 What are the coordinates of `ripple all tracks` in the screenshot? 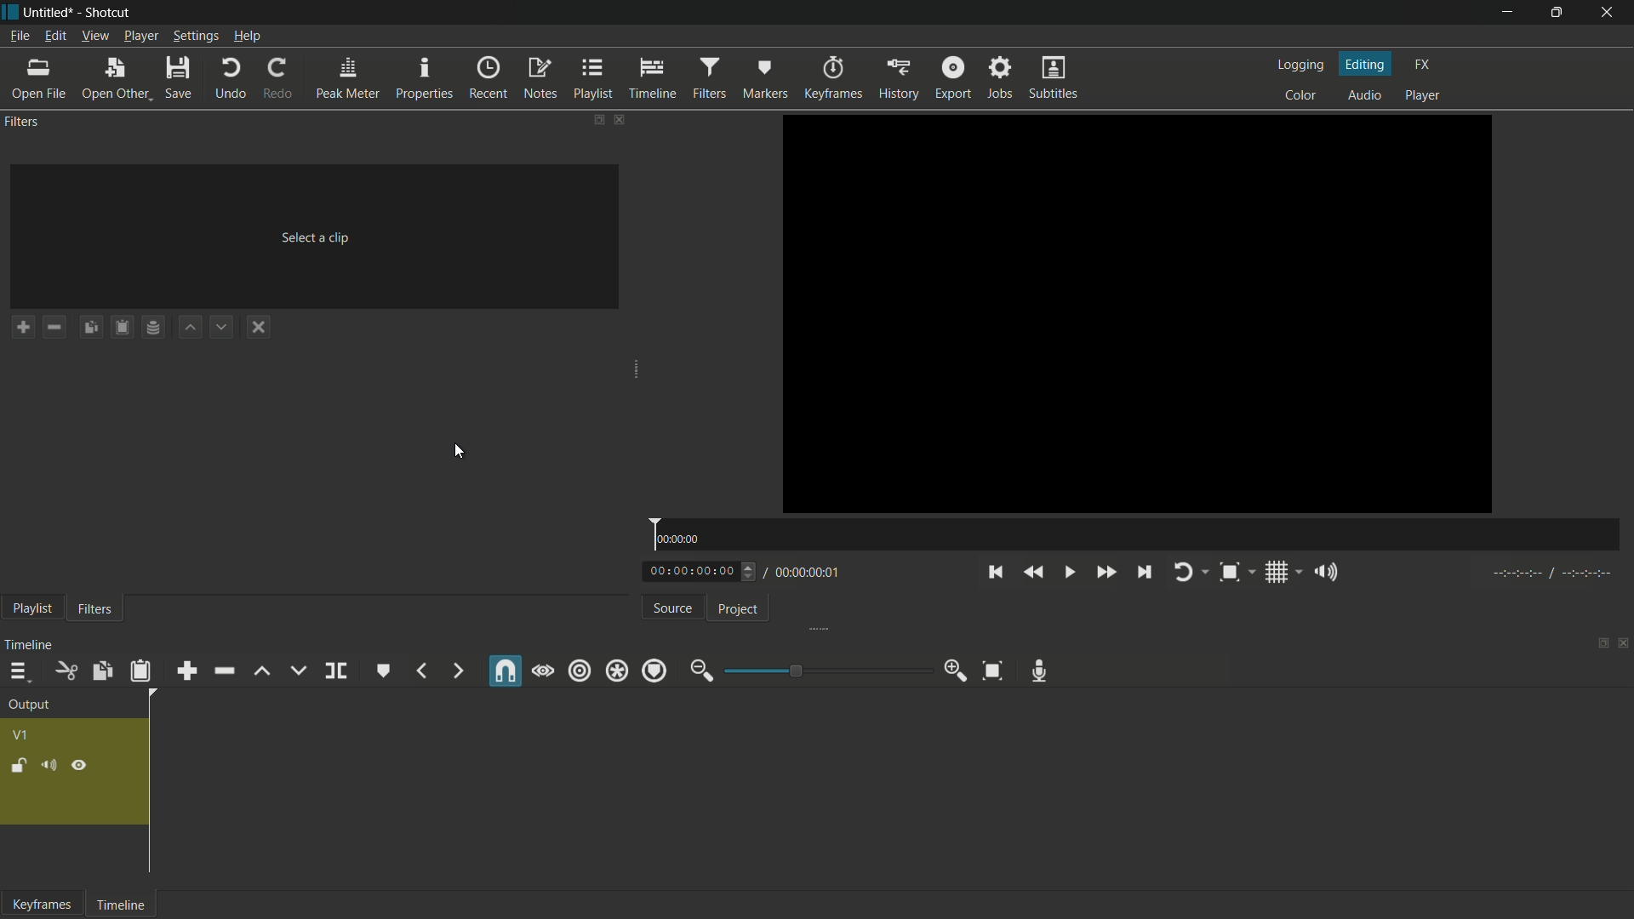 It's located at (616, 671).